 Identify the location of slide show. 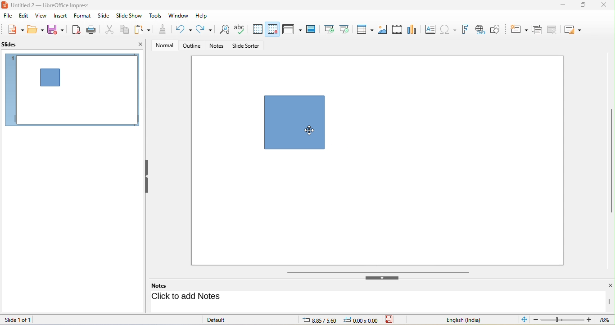
(131, 16).